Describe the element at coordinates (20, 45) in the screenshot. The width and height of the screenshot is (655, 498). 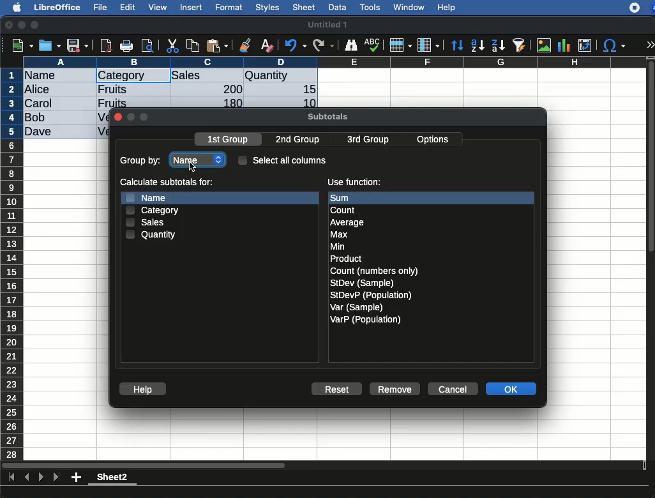
I see `new` at that location.